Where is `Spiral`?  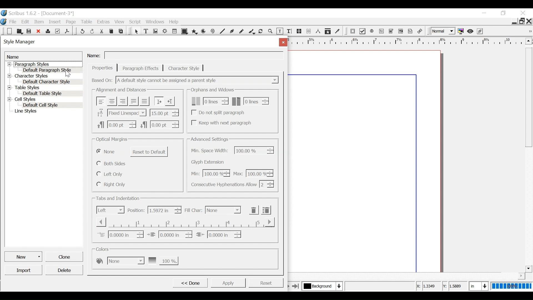 Spiral is located at coordinates (213, 31).